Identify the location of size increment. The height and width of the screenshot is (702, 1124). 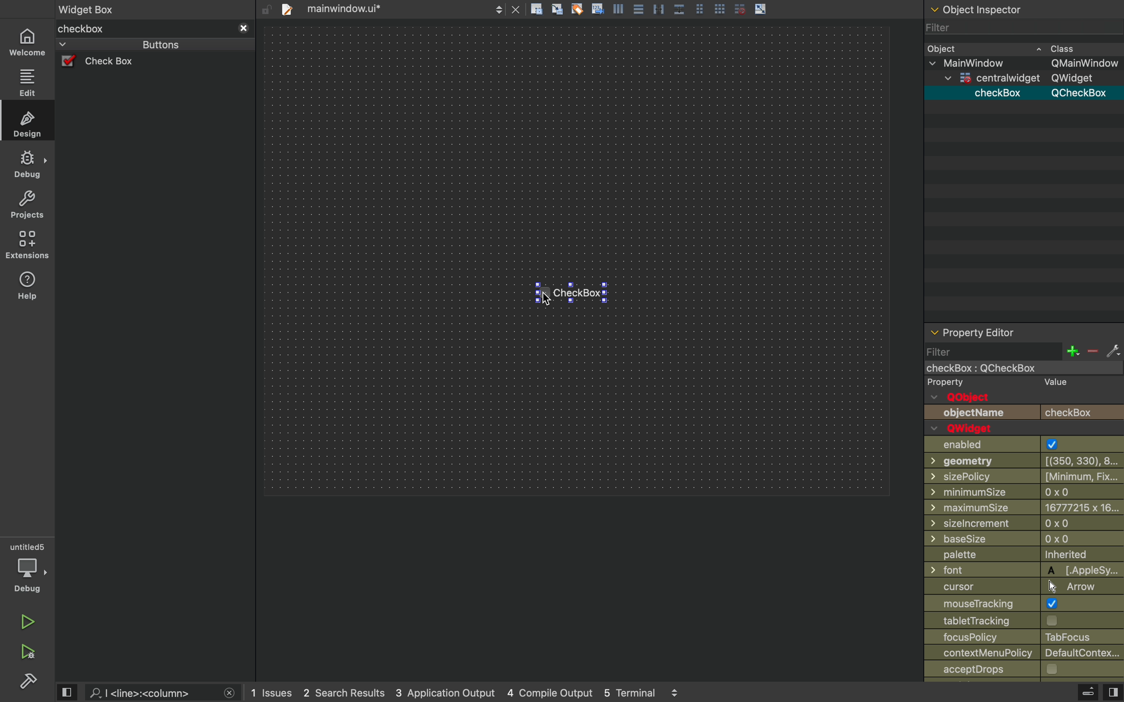
(1024, 523).